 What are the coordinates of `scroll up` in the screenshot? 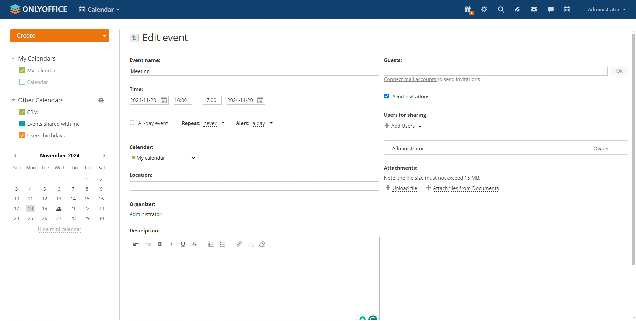 It's located at (632, 31).